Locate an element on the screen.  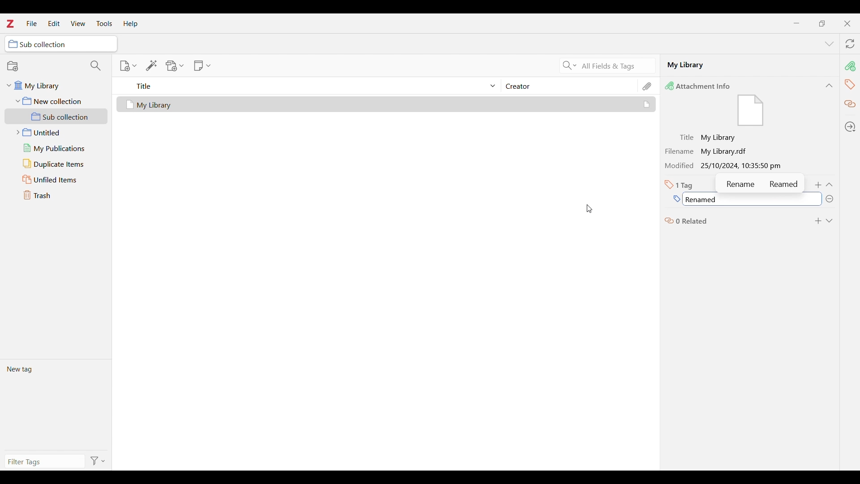
Attachment Info is located at coordinates (700, 86).